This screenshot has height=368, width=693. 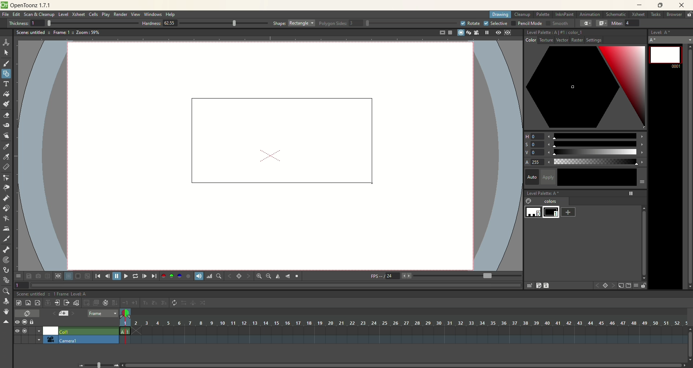 What do you see at coordinates (194, 303) in the screenshot?
I see `` at bounding box center [194, 303].